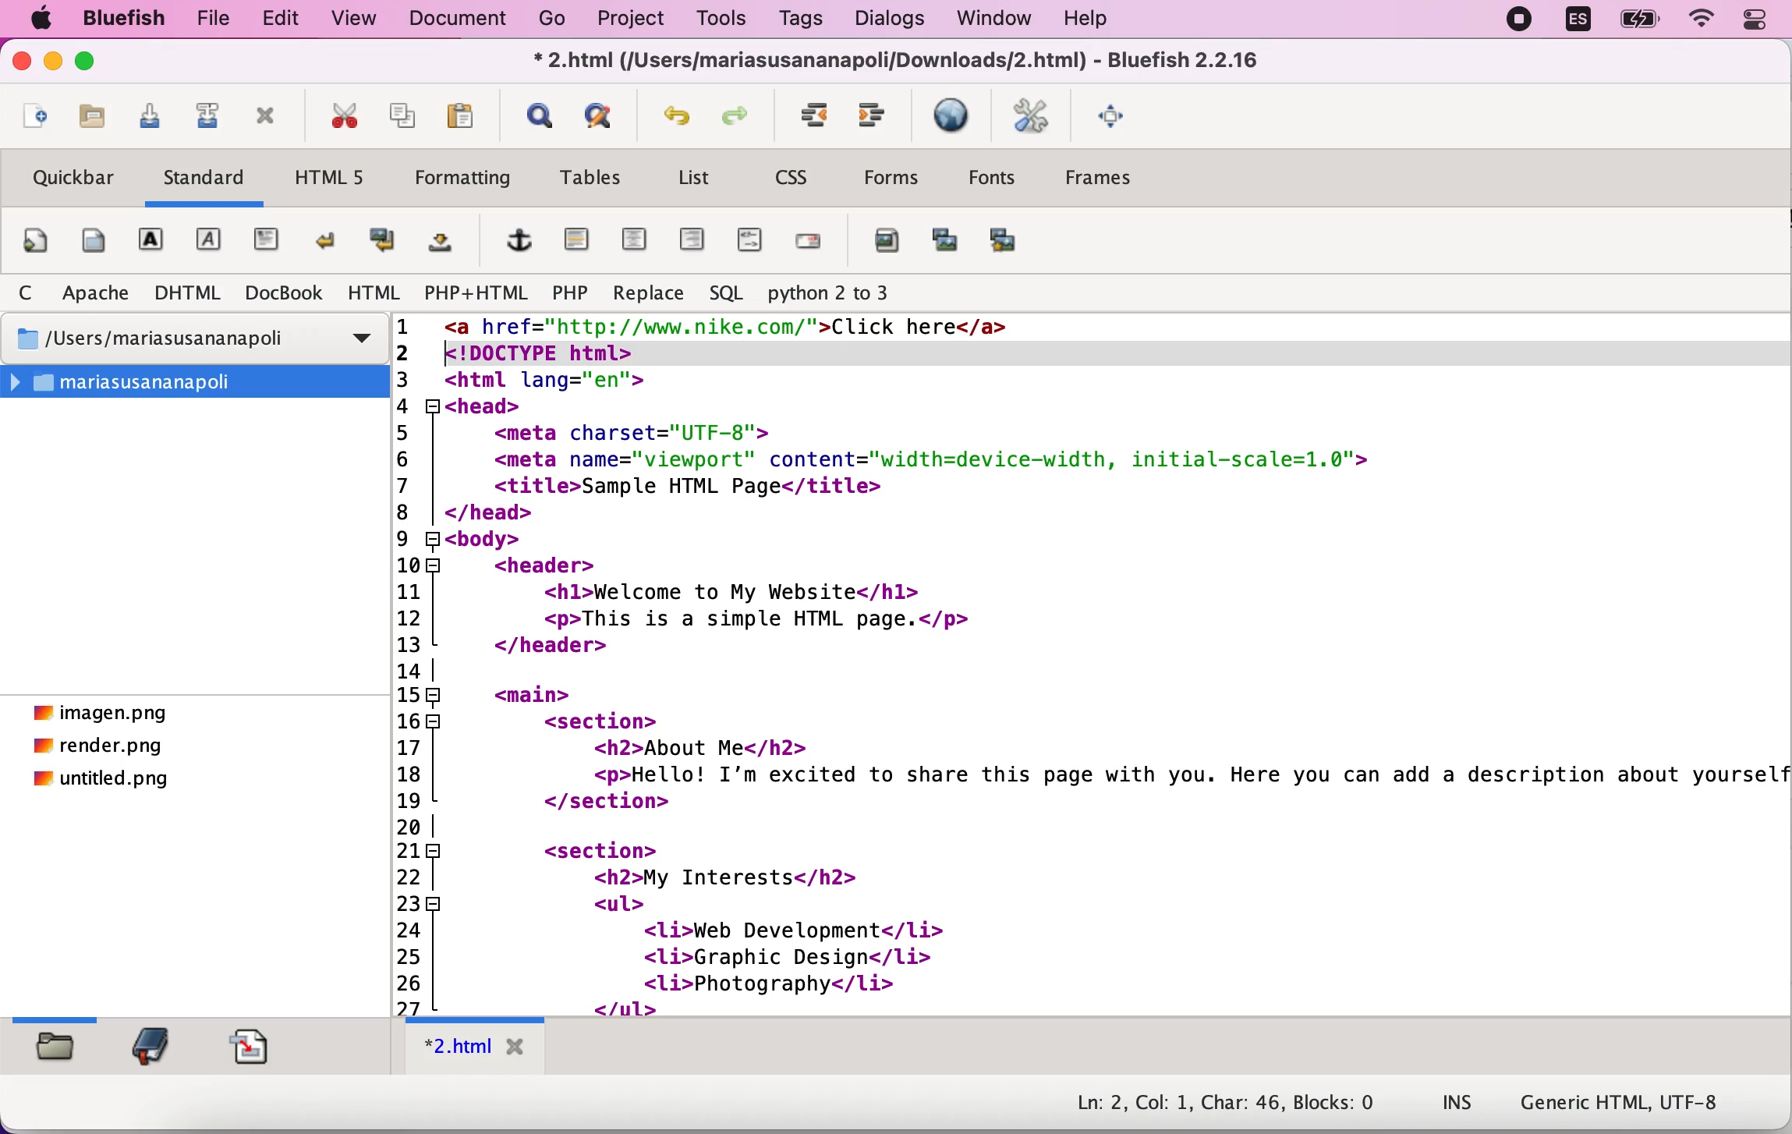 The image size is (1792, 1134). I want to click on recording, so click(1521, 23).